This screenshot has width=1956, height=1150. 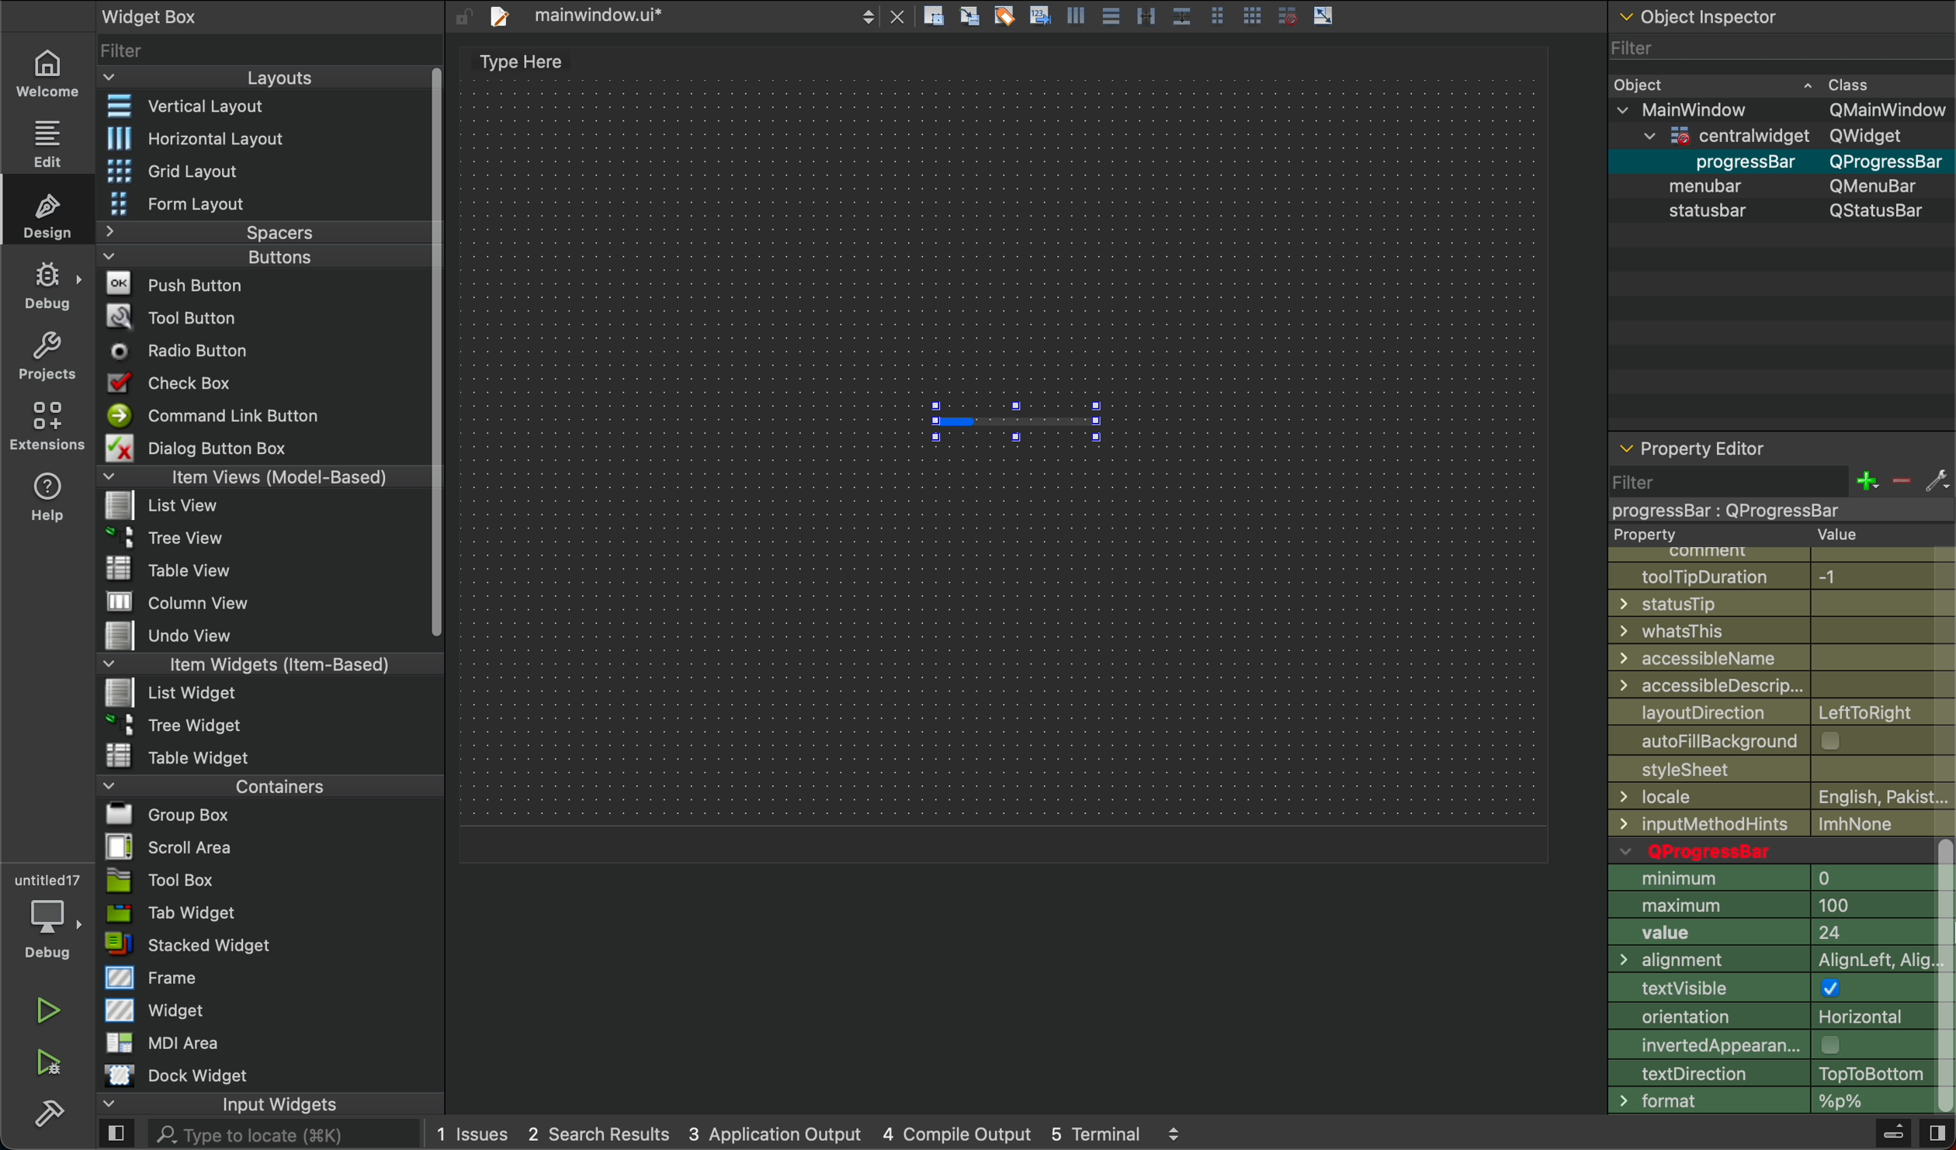 What do you see at coordinates (463, 16) in the screenshot?
I see `unlock` at bounding box center [463, 16].